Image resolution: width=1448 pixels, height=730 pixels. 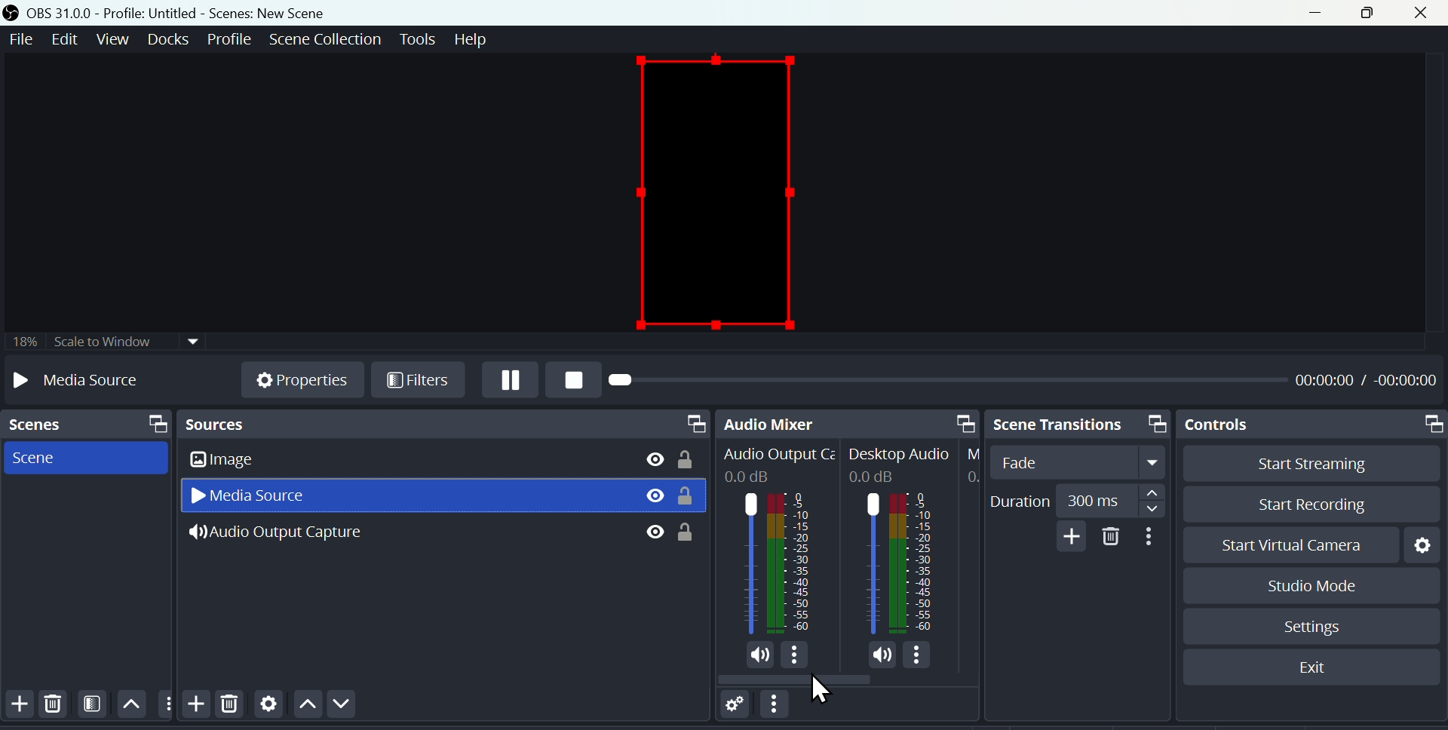 What do you see at coordinates (336, 706) in the screenshot?
I see `Move down` at bounding box center [336, 706].